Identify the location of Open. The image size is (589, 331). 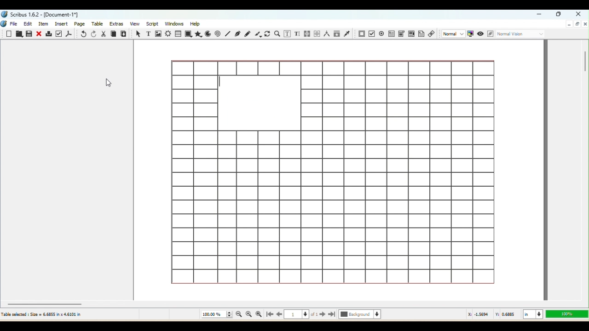
(19, 34).